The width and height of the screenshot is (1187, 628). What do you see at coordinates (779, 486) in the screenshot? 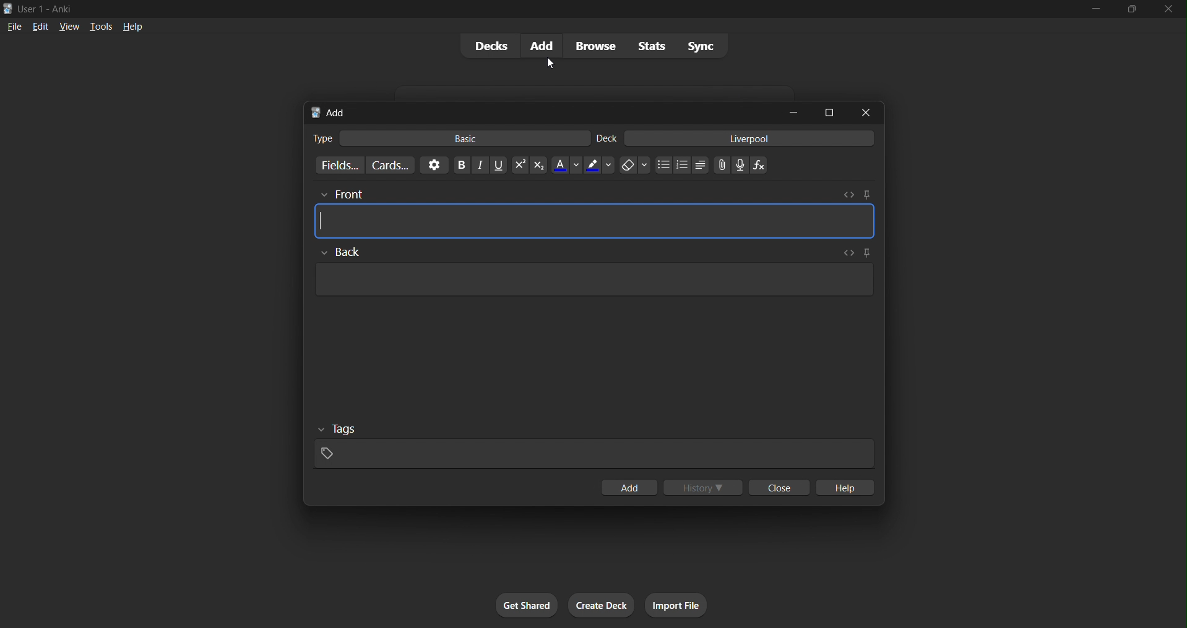
I see `close` at bounding box center [779, 486].